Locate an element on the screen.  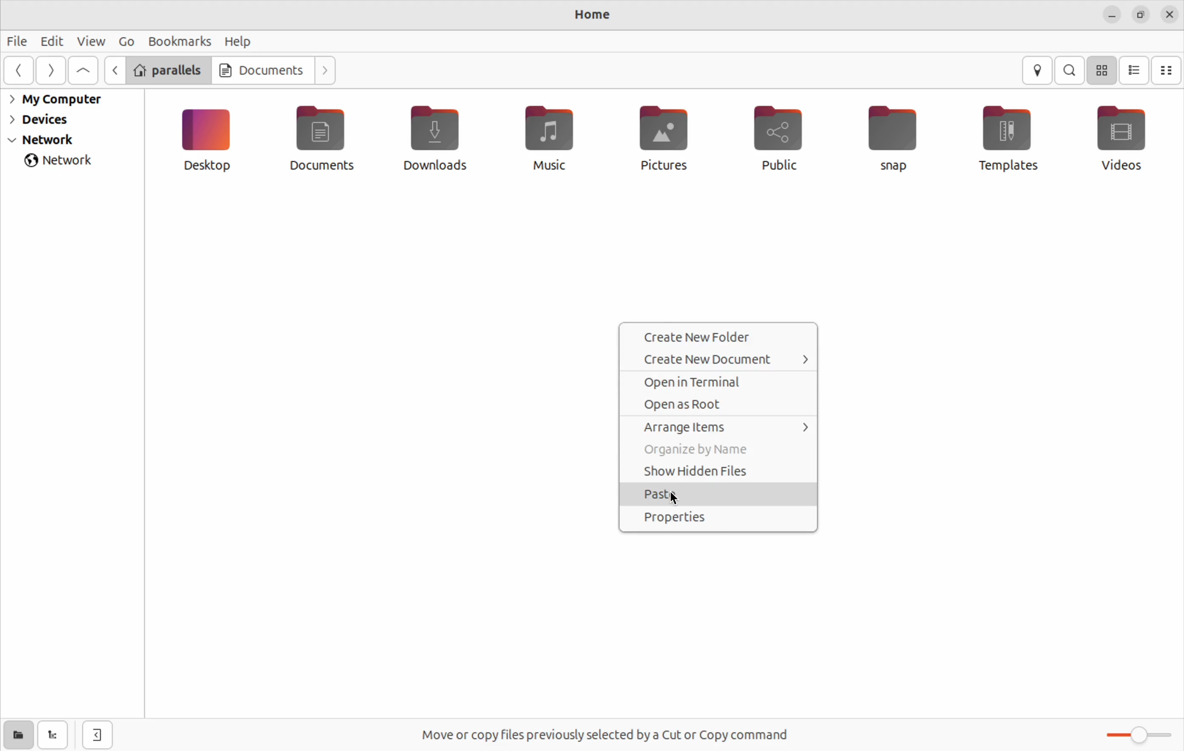
close is located at coordinates (1169, 14).